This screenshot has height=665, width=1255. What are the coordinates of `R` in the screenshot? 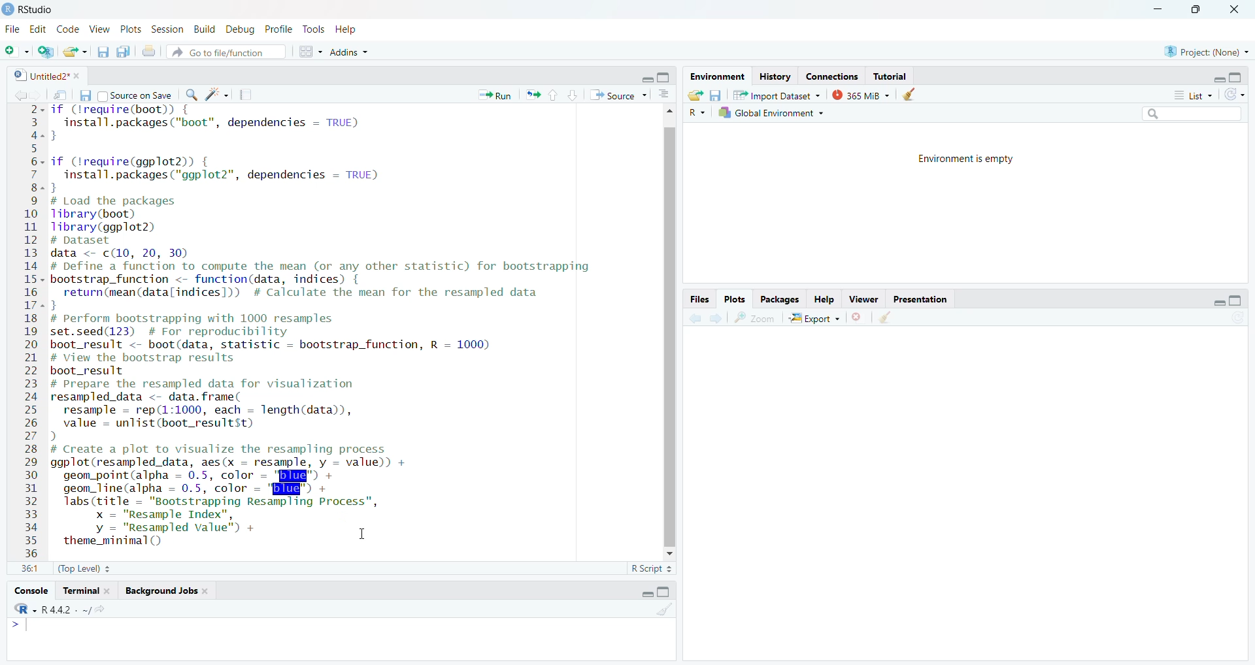 It's located at (696, 112).